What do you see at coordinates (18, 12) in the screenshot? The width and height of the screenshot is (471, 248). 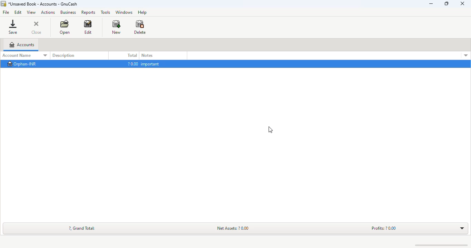 I see `edit` at bounding box center [18, 12].